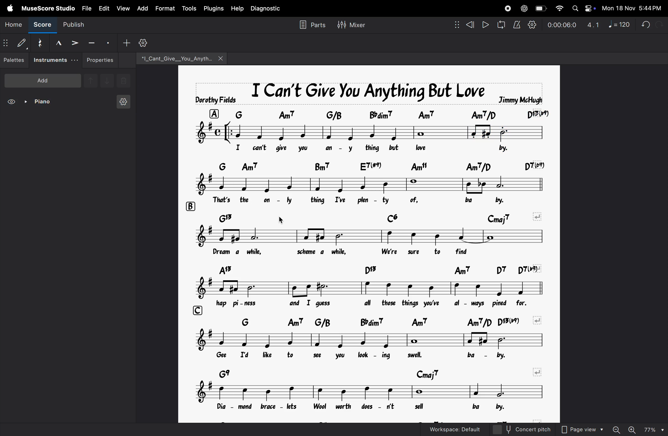 The width and height of the screenshot is (668, 436). What do you see at coordinates (521, 429) in the screenshot?
I see `concert pitch` at bounding box center [521, 429].